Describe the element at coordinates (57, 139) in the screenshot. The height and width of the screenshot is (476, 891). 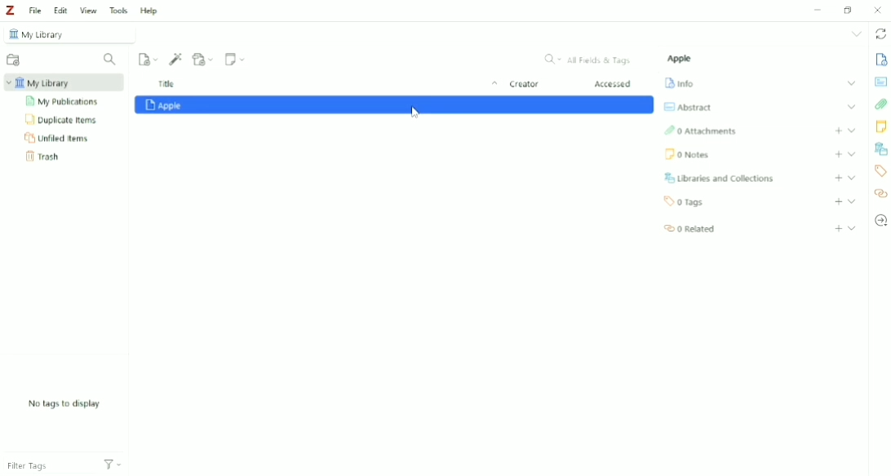
I see `Unfiled Items` at that location.